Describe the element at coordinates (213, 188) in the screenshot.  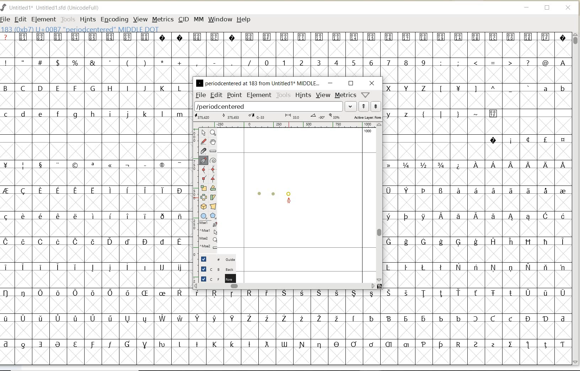
I see `Rotate the selection` at that location.